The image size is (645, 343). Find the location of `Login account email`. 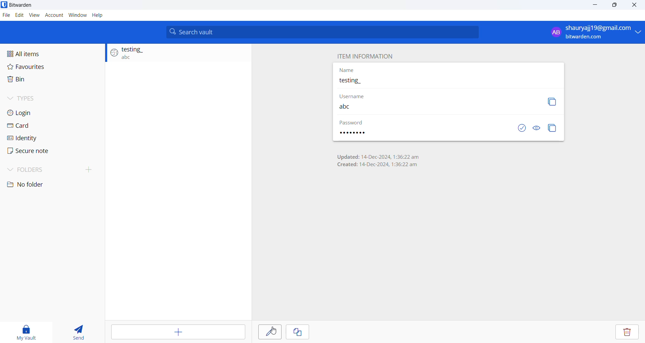

Login account email is located at coordinates (594, 32).